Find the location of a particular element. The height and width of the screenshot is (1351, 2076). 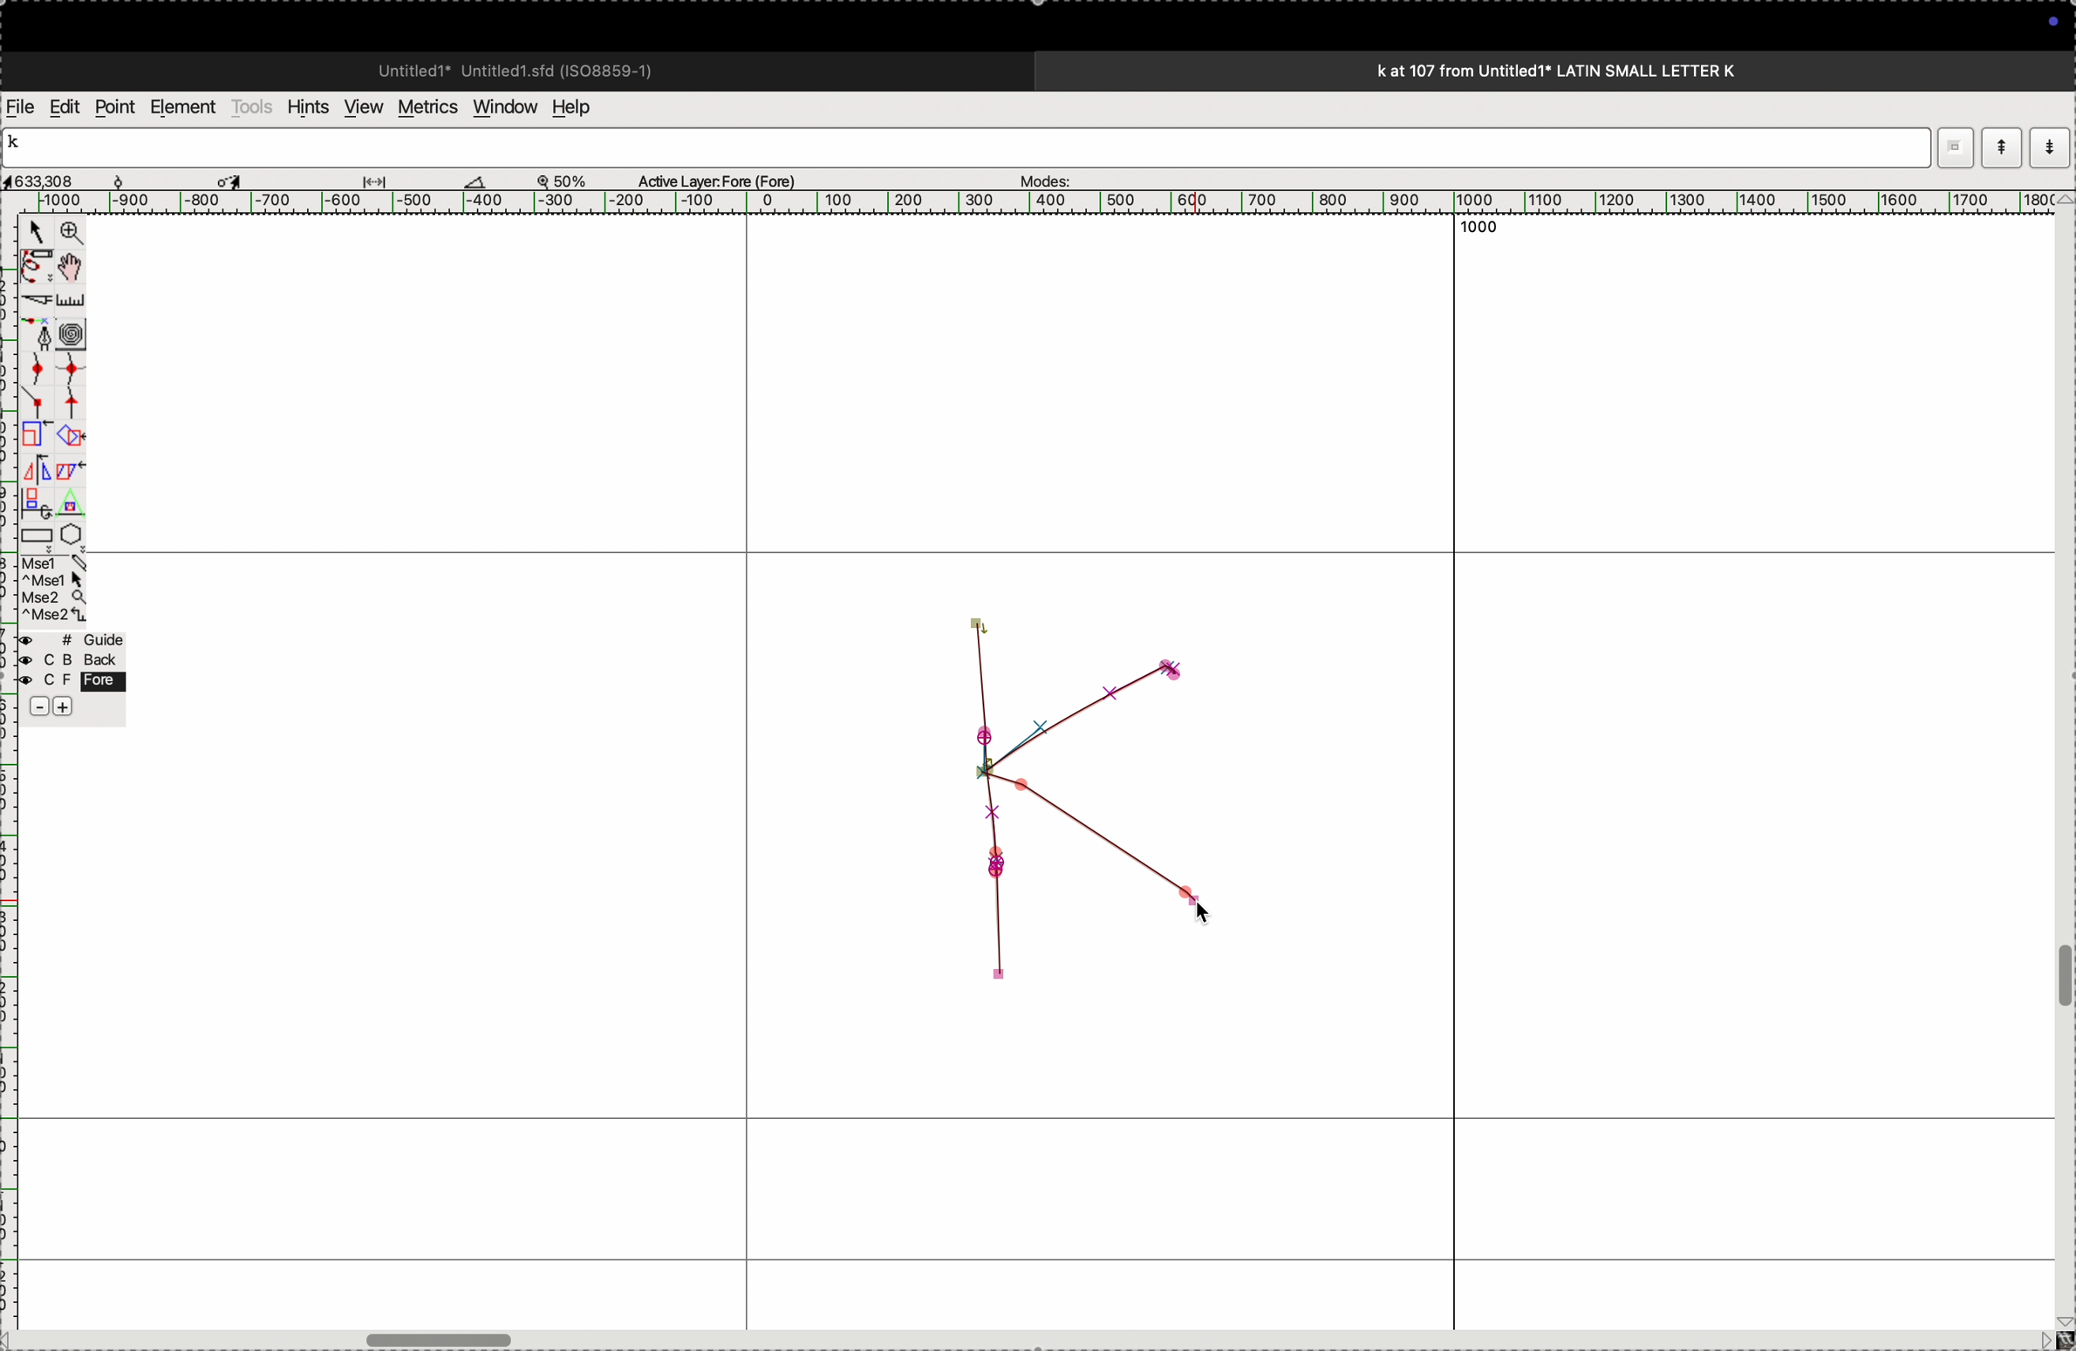

scale is located at coordinates (74, 300).